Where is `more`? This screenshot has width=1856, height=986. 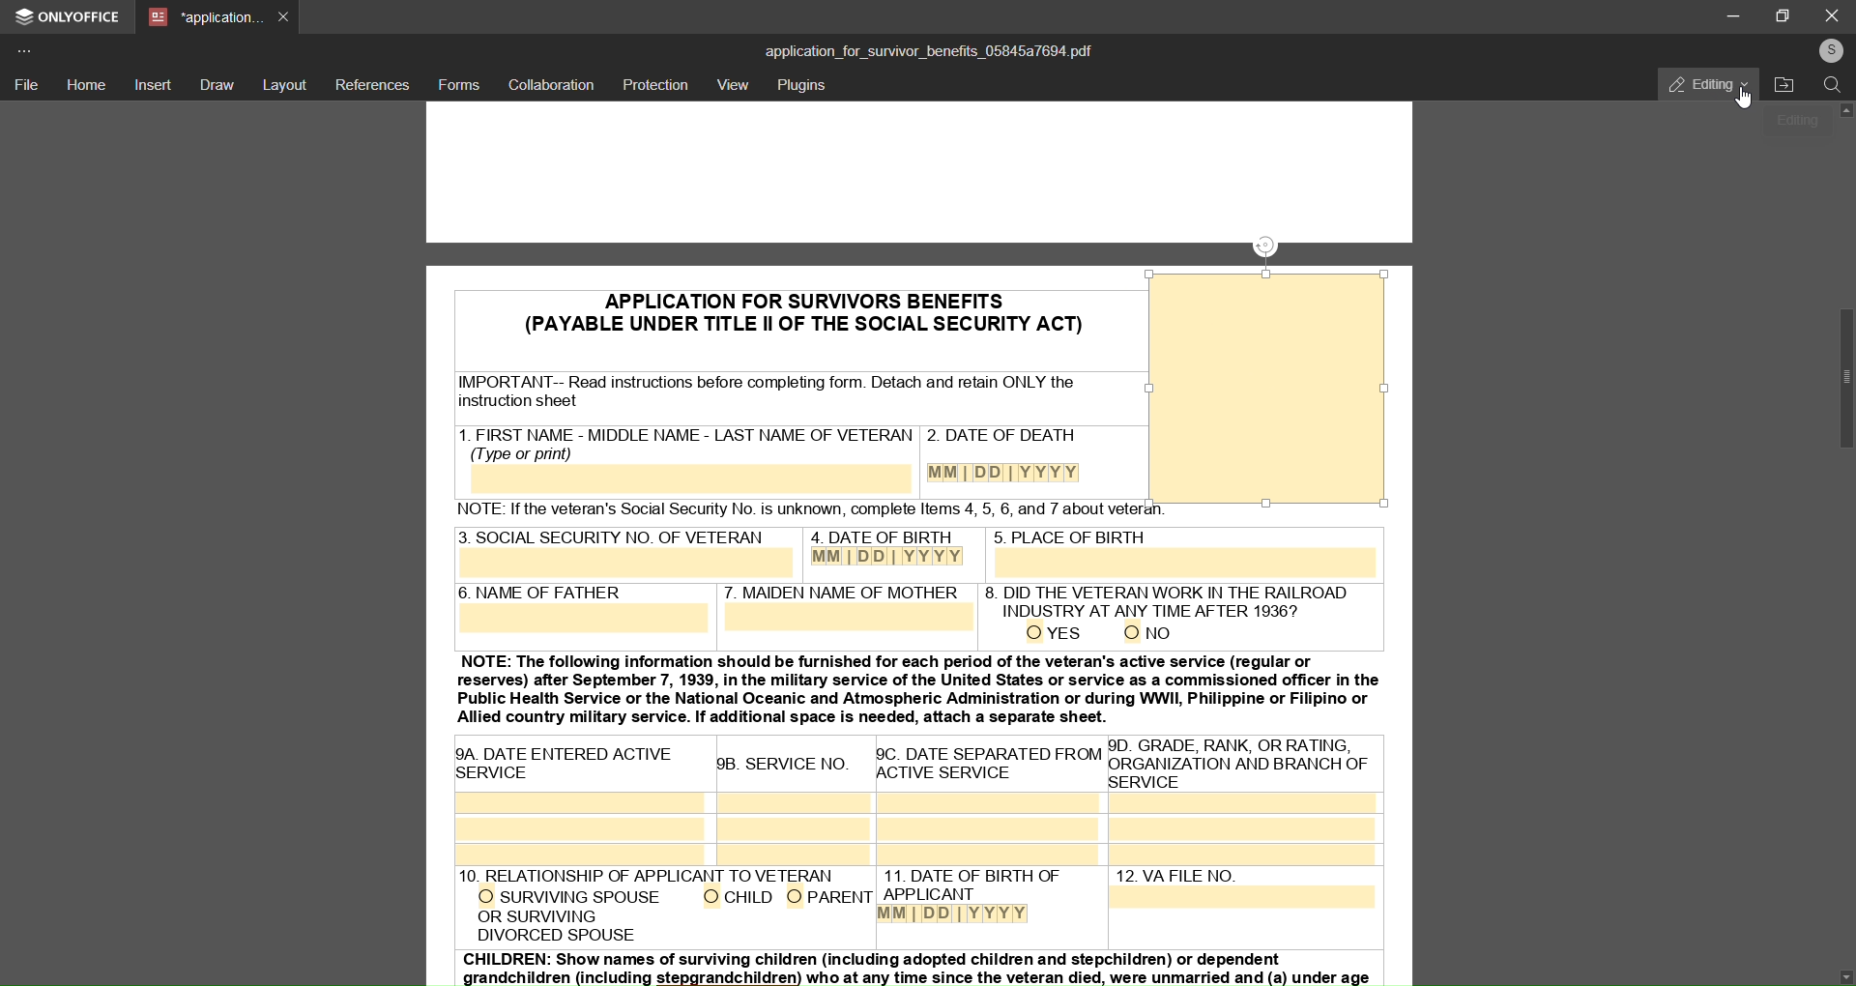
more is located at coordinates (28, 49).